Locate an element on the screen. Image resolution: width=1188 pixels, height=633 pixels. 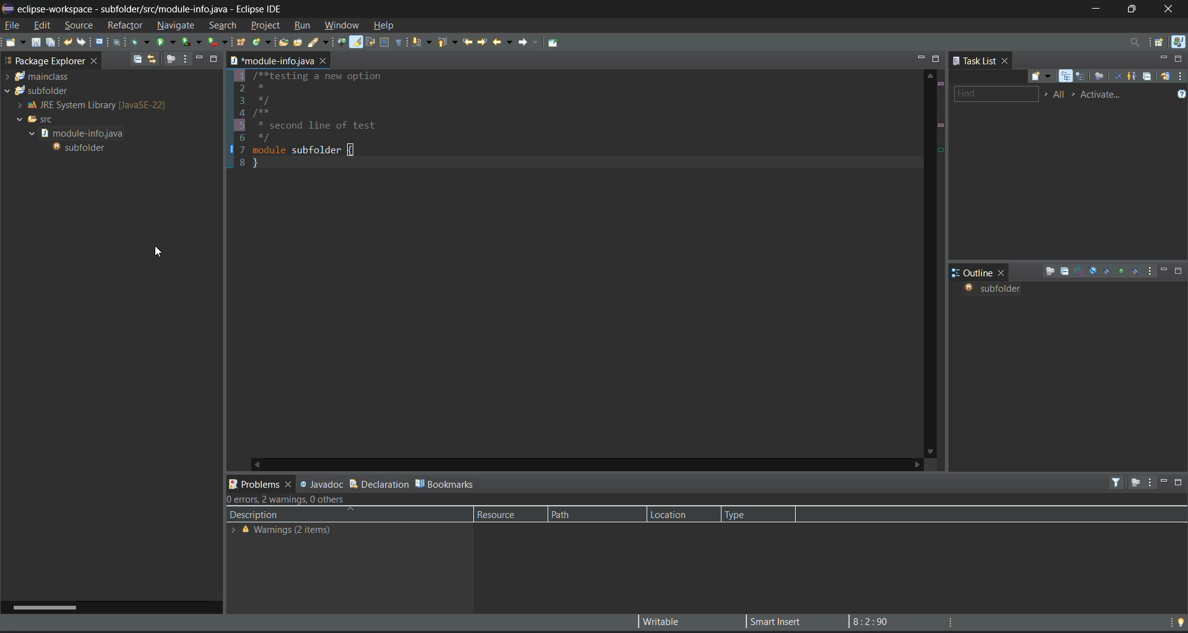
cursor is located at coordinates (159, 253).